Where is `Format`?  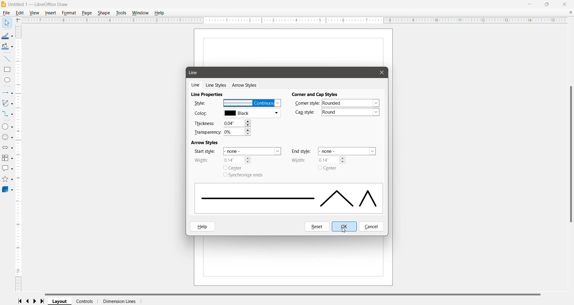
Format is located at coordinates (69, 13).